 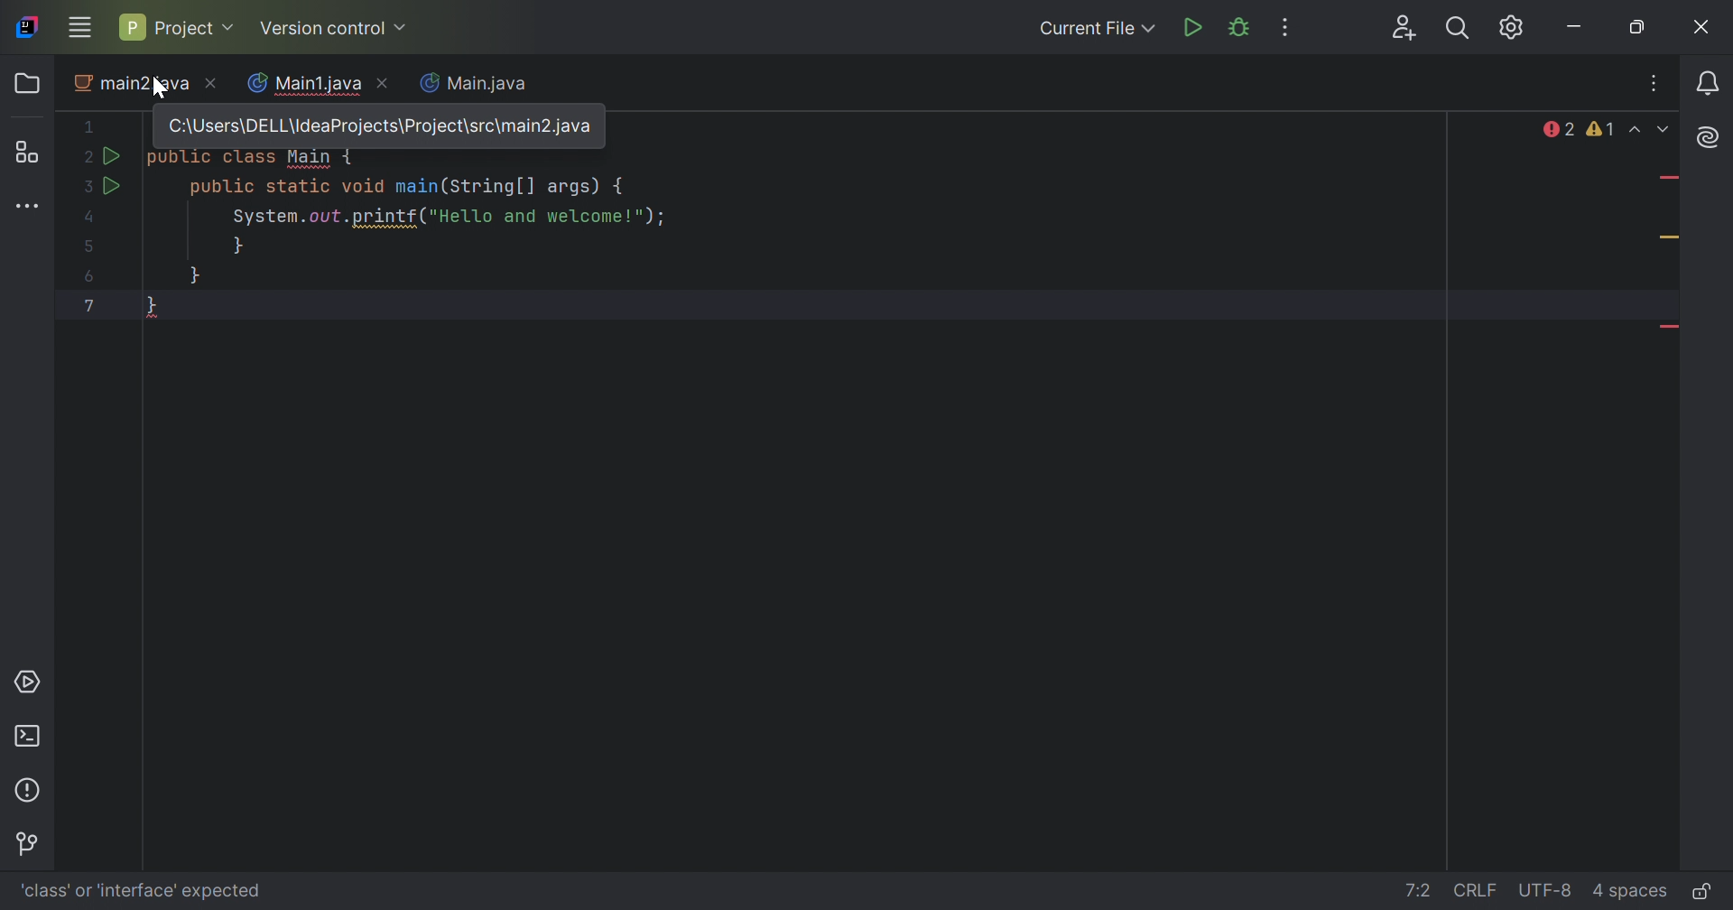 What do you see at coordinates (409, 190) in the screenshot?
I see `public static void main(String[] args) {` at bounding box center [409, 190].